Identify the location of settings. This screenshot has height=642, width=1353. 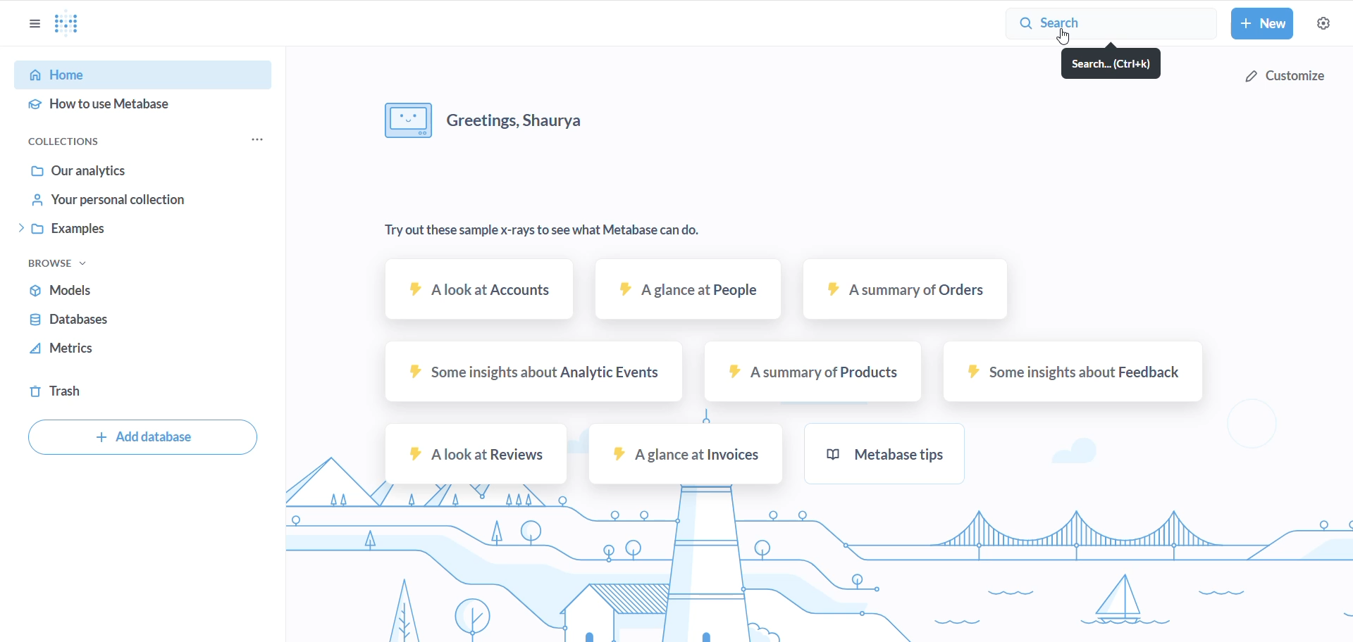
(1324, 25).